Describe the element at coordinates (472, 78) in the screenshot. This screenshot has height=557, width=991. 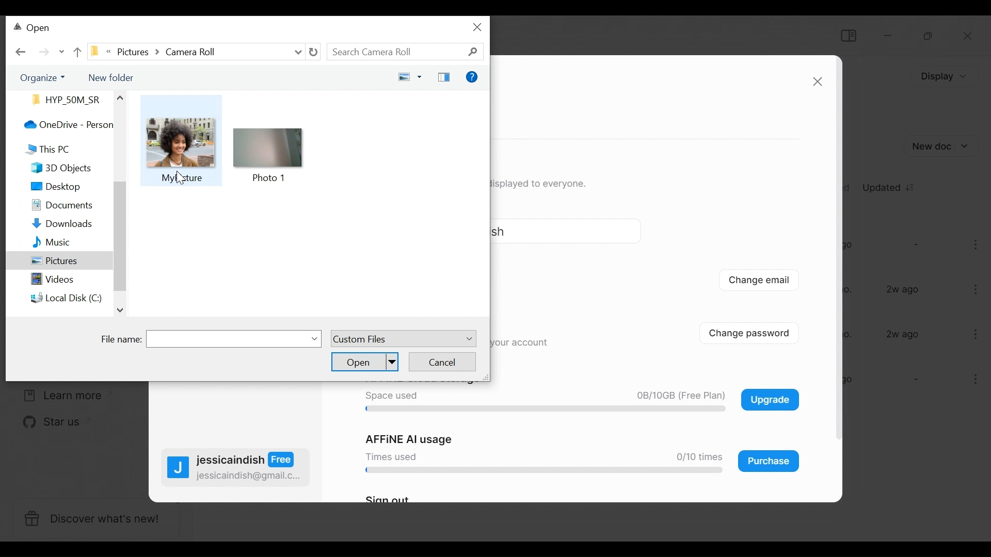
I see `Get Help` at that location.